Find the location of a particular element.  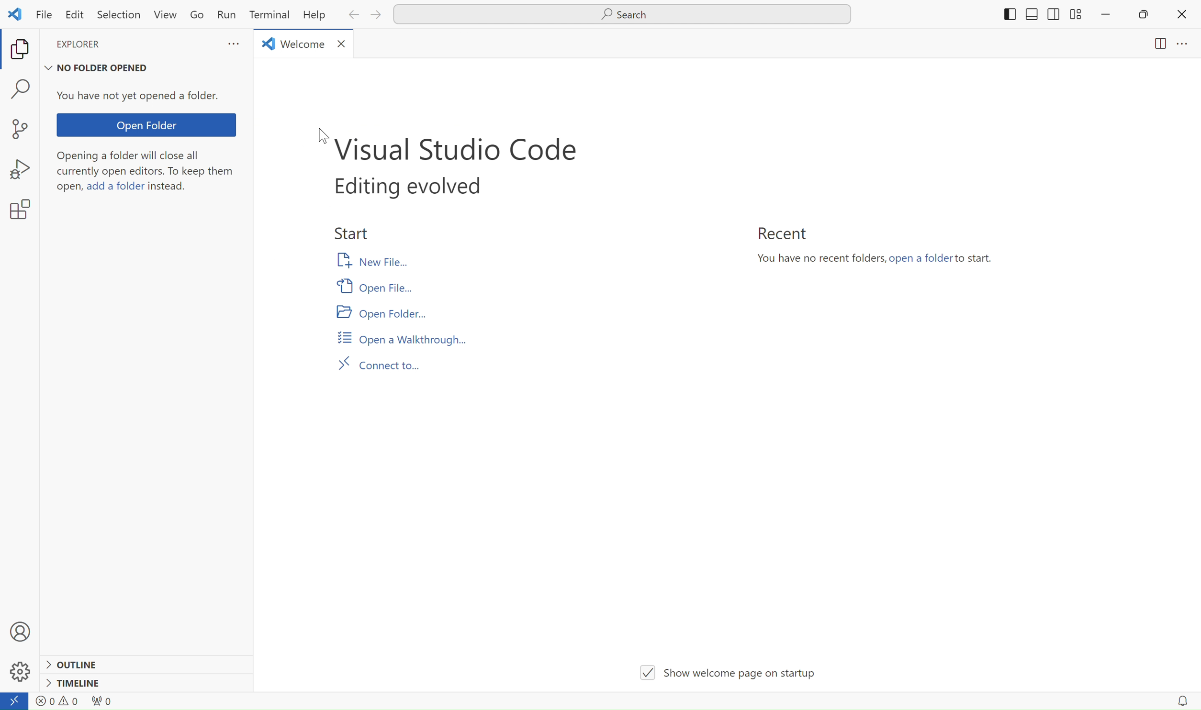

menu is located at coordinates (1188, 45).